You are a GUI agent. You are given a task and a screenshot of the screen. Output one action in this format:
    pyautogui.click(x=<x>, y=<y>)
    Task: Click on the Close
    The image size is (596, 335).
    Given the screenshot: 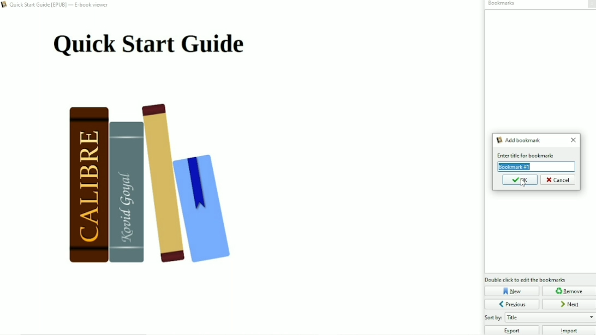 What is the action you would take?
    pyautogui.click(x=573, y=140)
    